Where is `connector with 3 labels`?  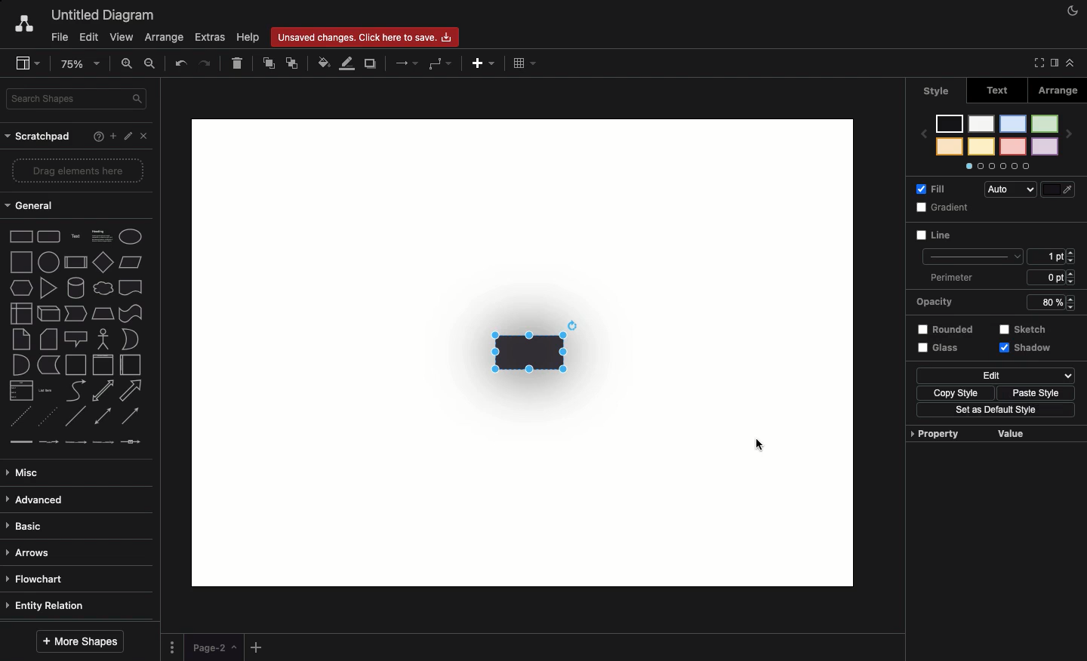 connector with 3 labels is located at coordinates (103, 442).